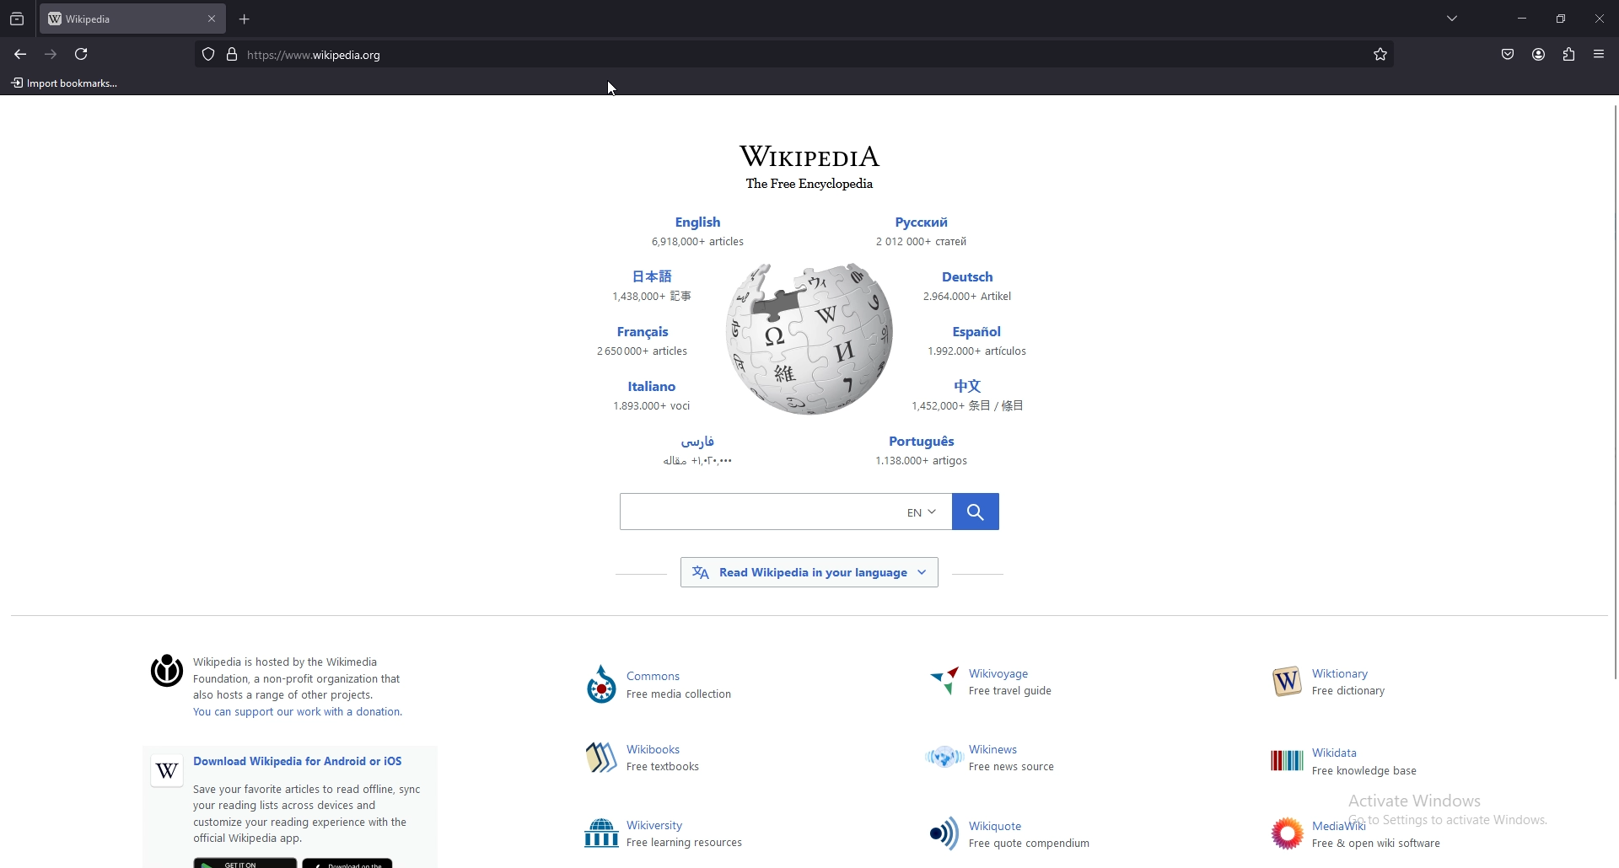  Describe the element at coordinates (1014, 759) in the screenshot. I see `` at that location.